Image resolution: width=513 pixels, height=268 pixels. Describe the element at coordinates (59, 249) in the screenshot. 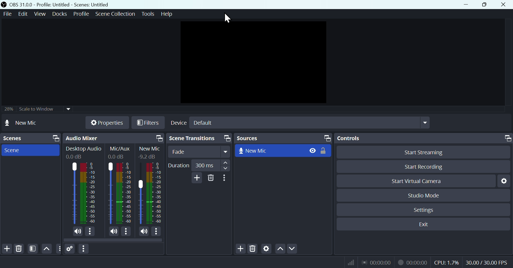

I see `` at that location.